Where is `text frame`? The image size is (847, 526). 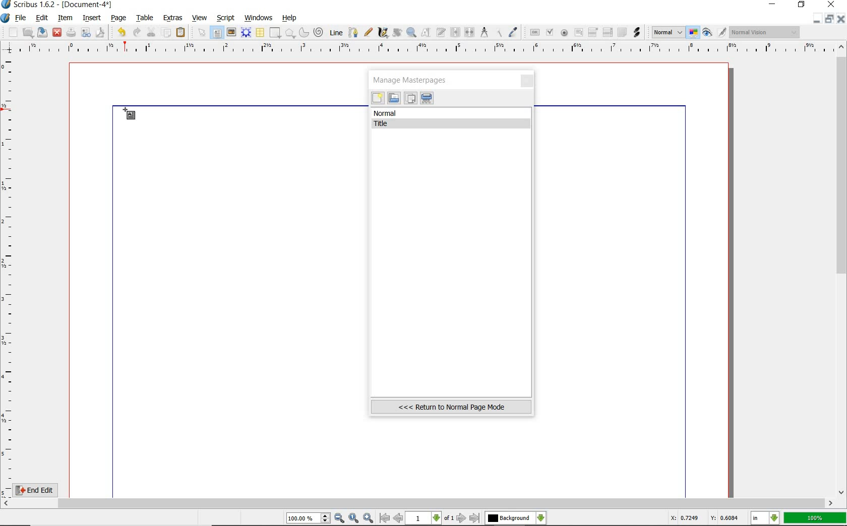 text frame is located at coordinates (218, 33).